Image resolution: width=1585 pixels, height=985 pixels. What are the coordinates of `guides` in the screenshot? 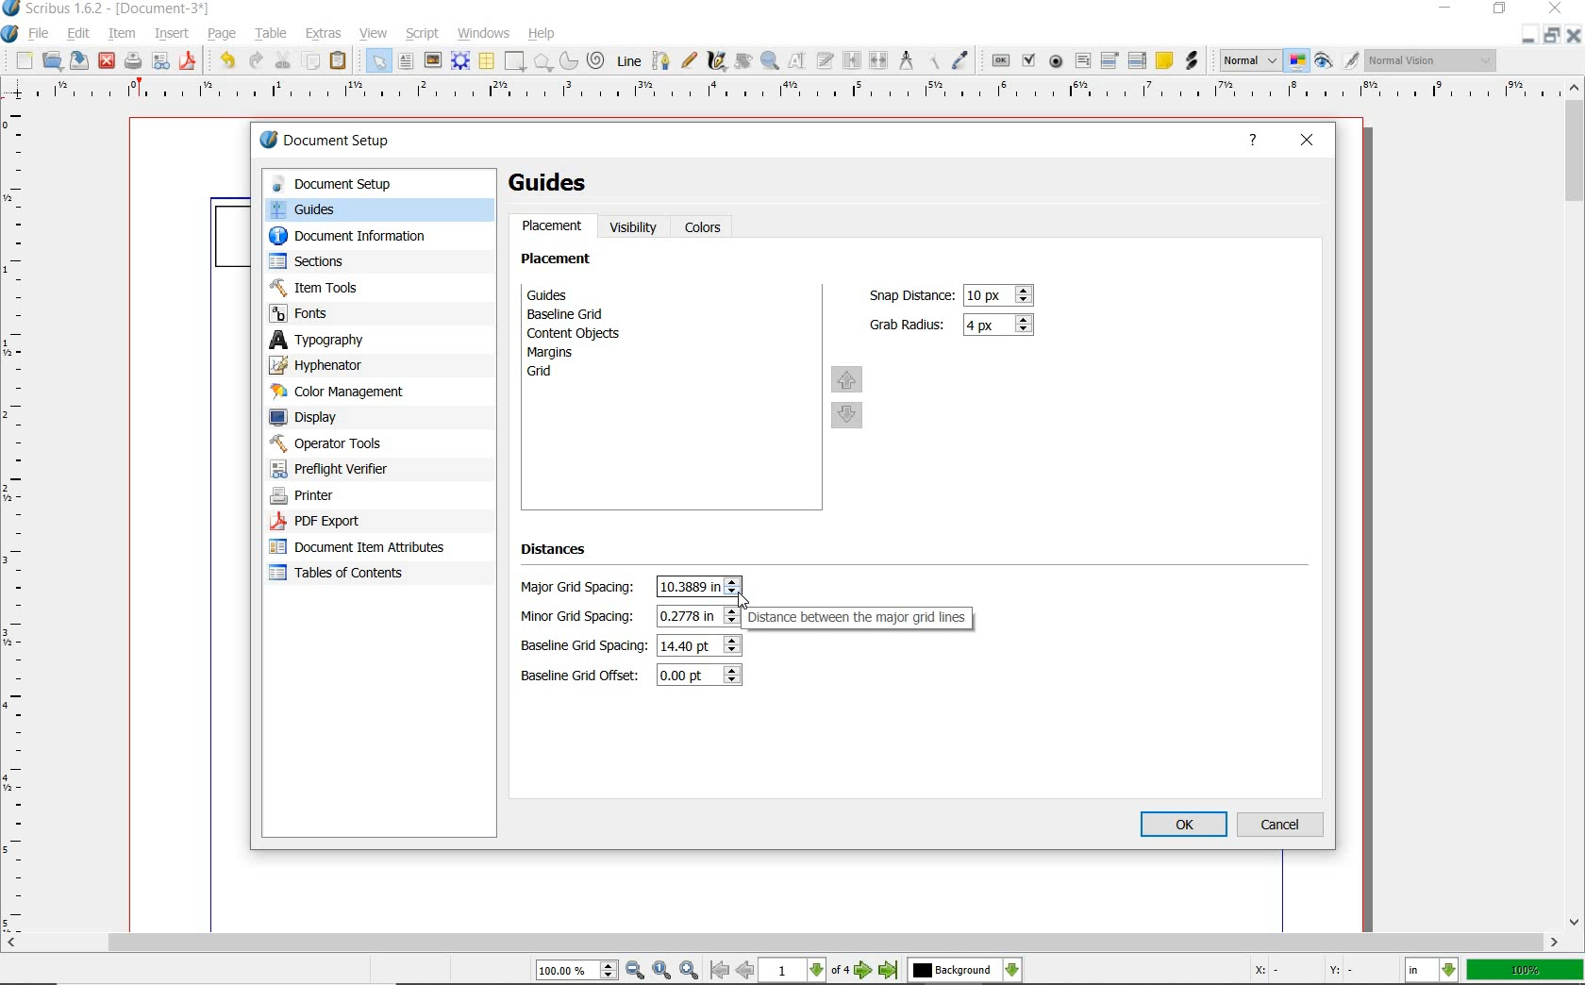 It's located at (558, 183).